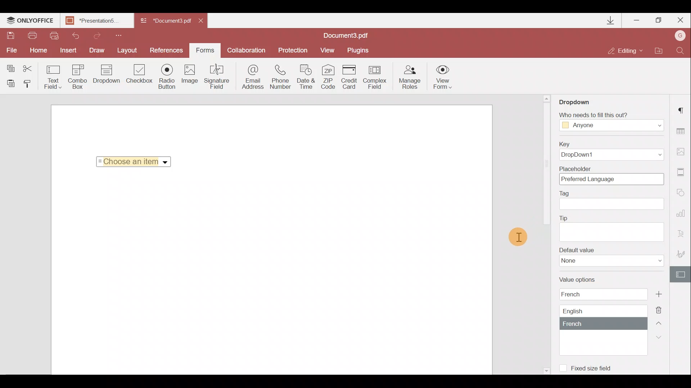 Image resolution: width=691 pixels, height=388 pixels. What do you see at coordinates (376, 77) in the screenshot?
I see `Complex field` at bounding box center [376, 77].